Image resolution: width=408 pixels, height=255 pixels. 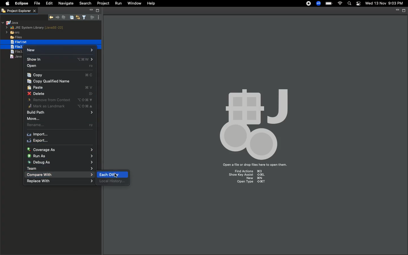 What do you see at coordinates (249, 183) in the screenshot?
I see `Open type` at bounding box center [249, 183].